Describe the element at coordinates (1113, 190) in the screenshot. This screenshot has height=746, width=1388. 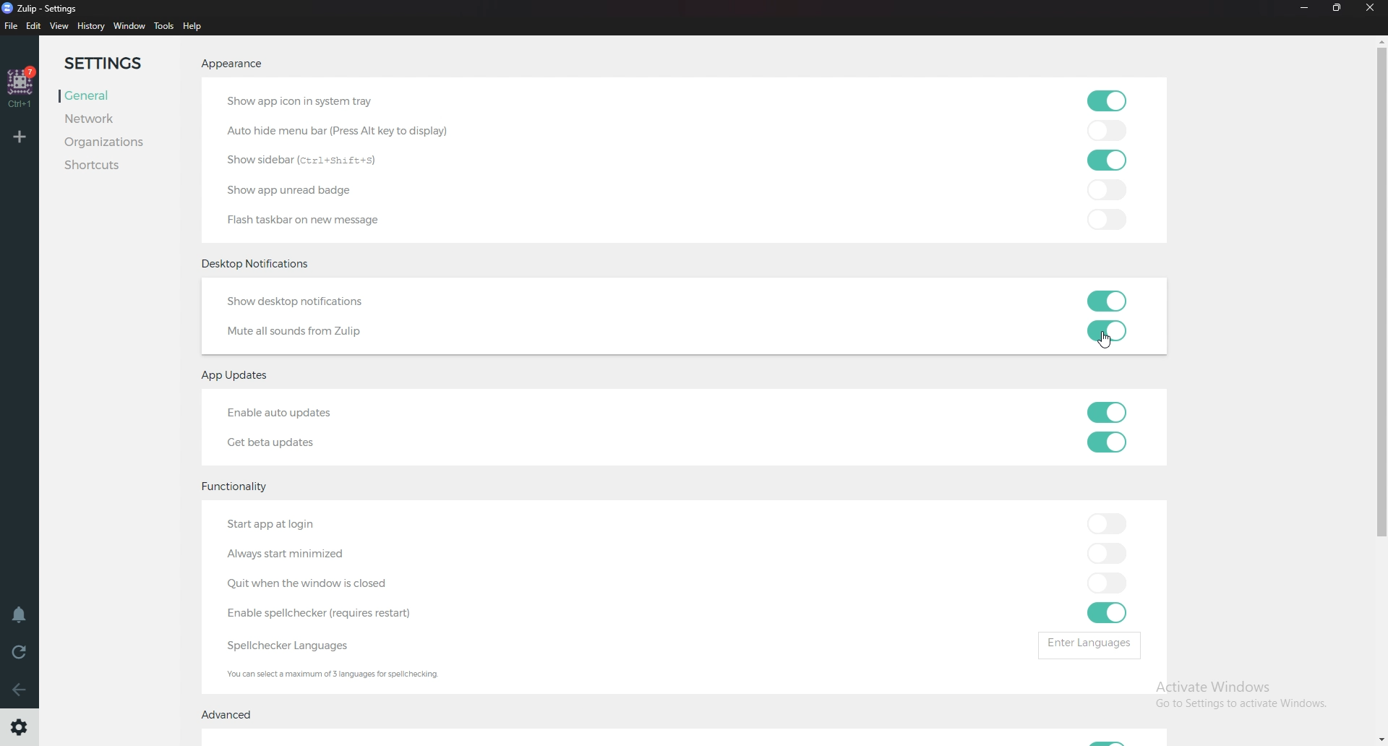
I see `toggle` at that location.